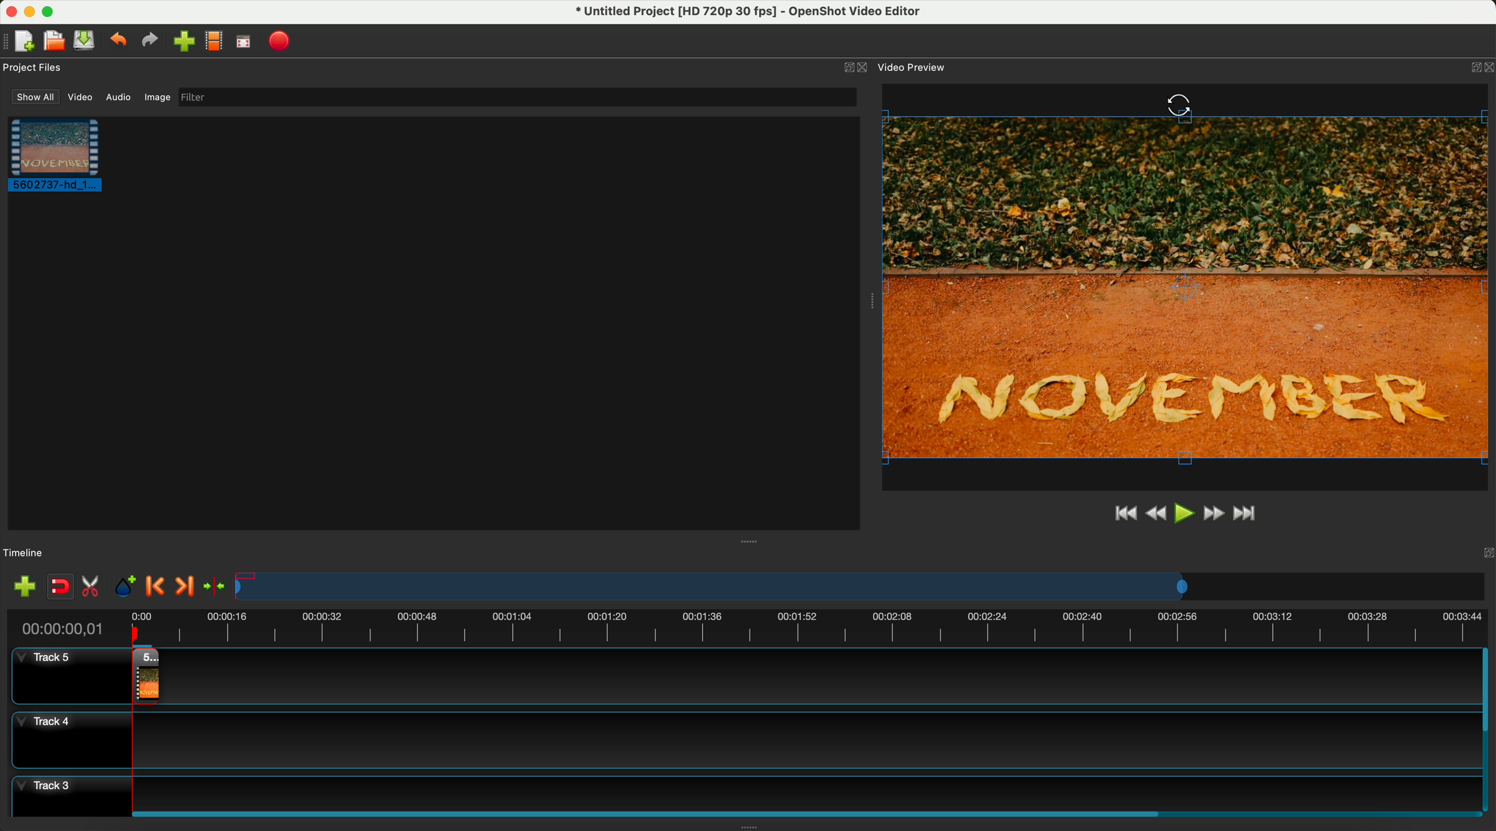  I want to click on video, so click(80, 99).